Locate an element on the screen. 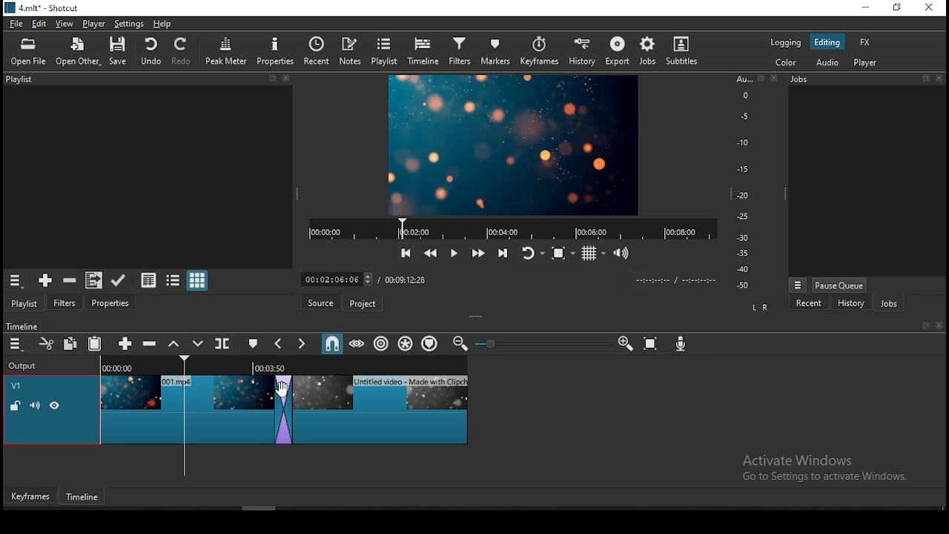 This screenshot has height=534, width=949. minimize is located at coordinates (867, 7).